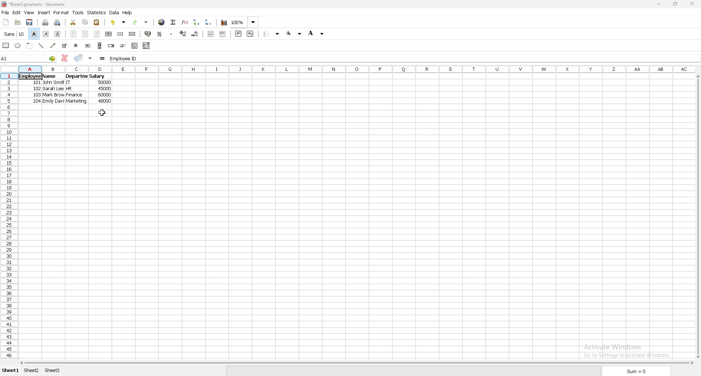 This screenshot has height=376, width=701. I want to click on it, so click(71, 82).